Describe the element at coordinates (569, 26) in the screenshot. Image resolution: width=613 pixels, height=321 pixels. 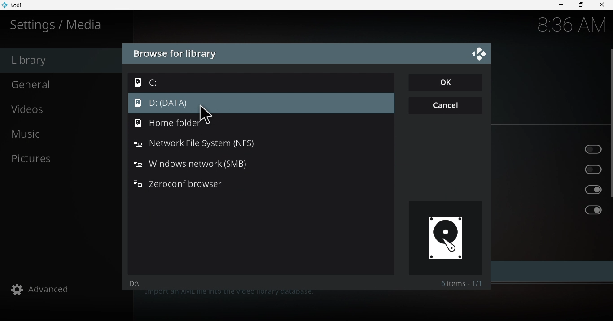
I see `8:36 AM` at that location.